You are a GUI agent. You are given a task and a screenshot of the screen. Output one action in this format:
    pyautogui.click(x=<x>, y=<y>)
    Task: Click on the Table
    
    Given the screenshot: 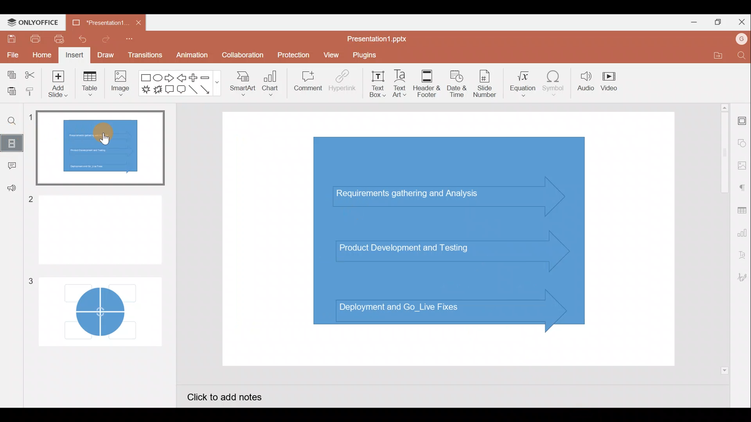 What is the action you would take?
    pyautogui.click(x=90, y=85)
    